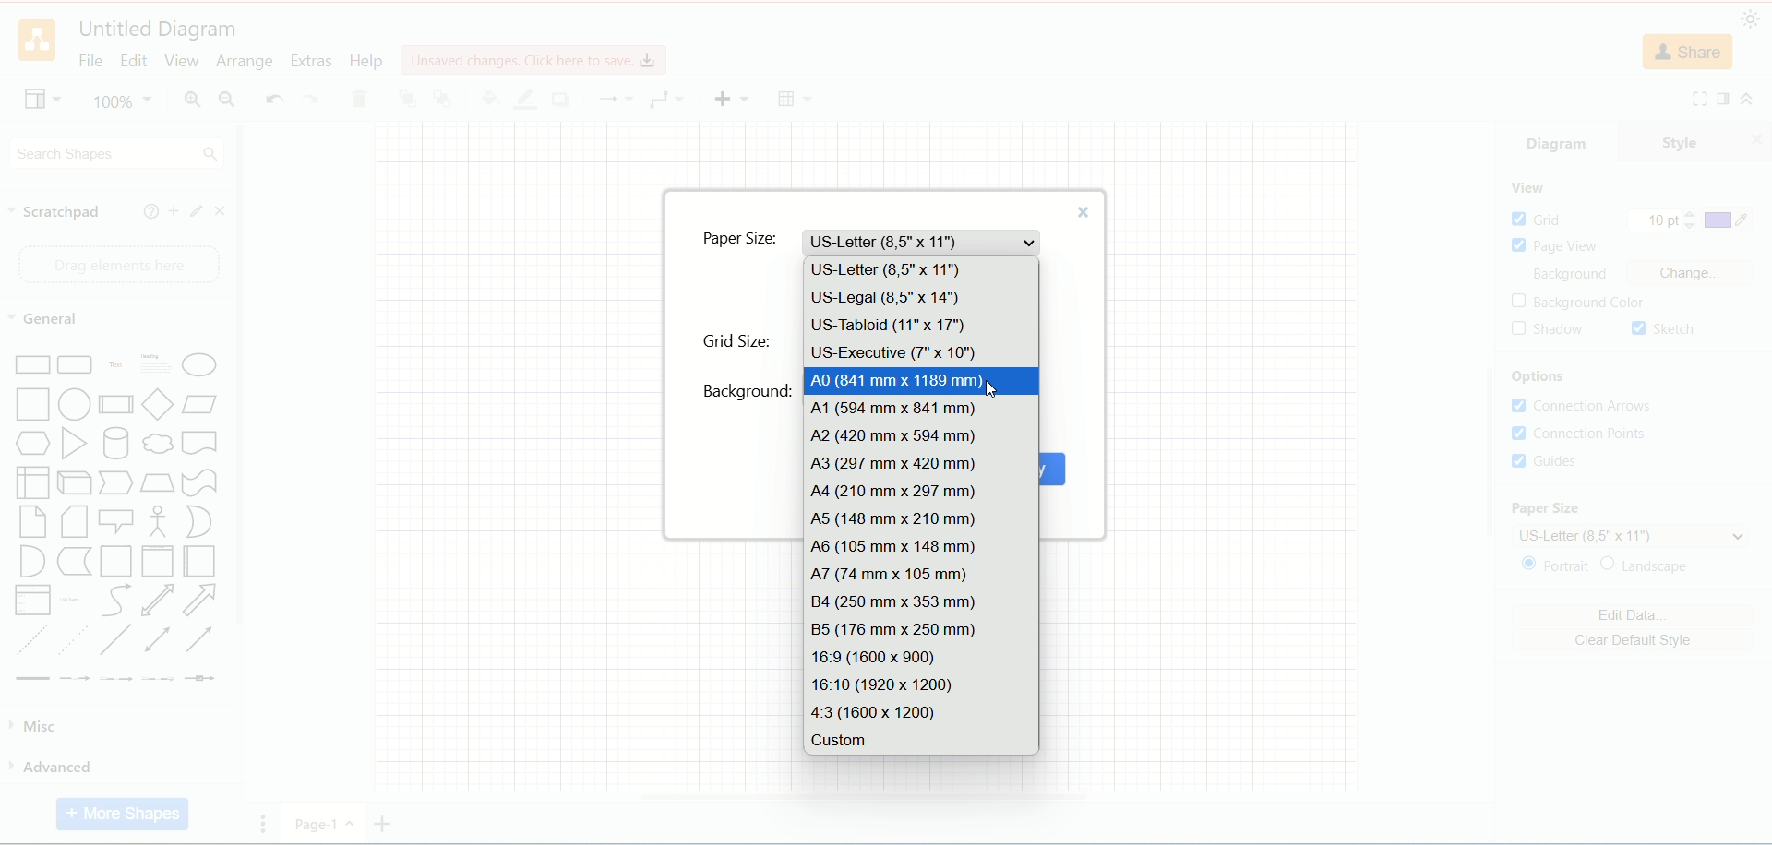 The height and width of the screenshot is (845, 1772). I want to click on 100%, so click(121, 101).